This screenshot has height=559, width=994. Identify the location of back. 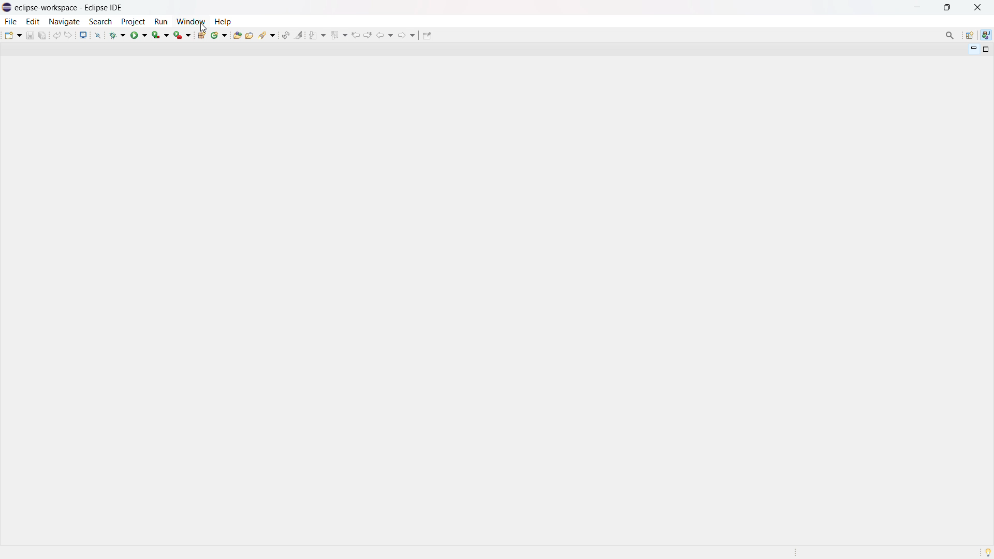
(385, 35).